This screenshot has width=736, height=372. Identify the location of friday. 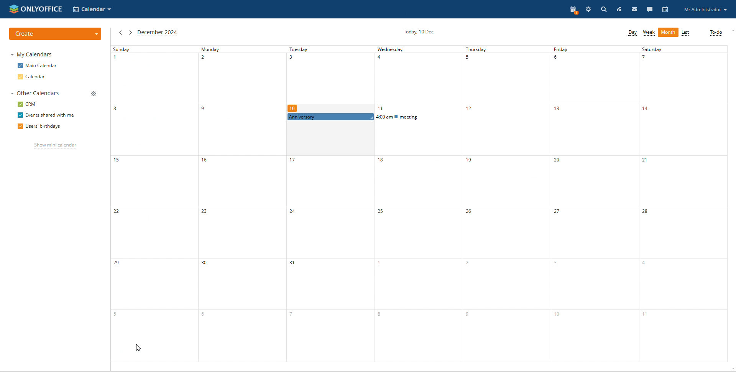
(593, 204).